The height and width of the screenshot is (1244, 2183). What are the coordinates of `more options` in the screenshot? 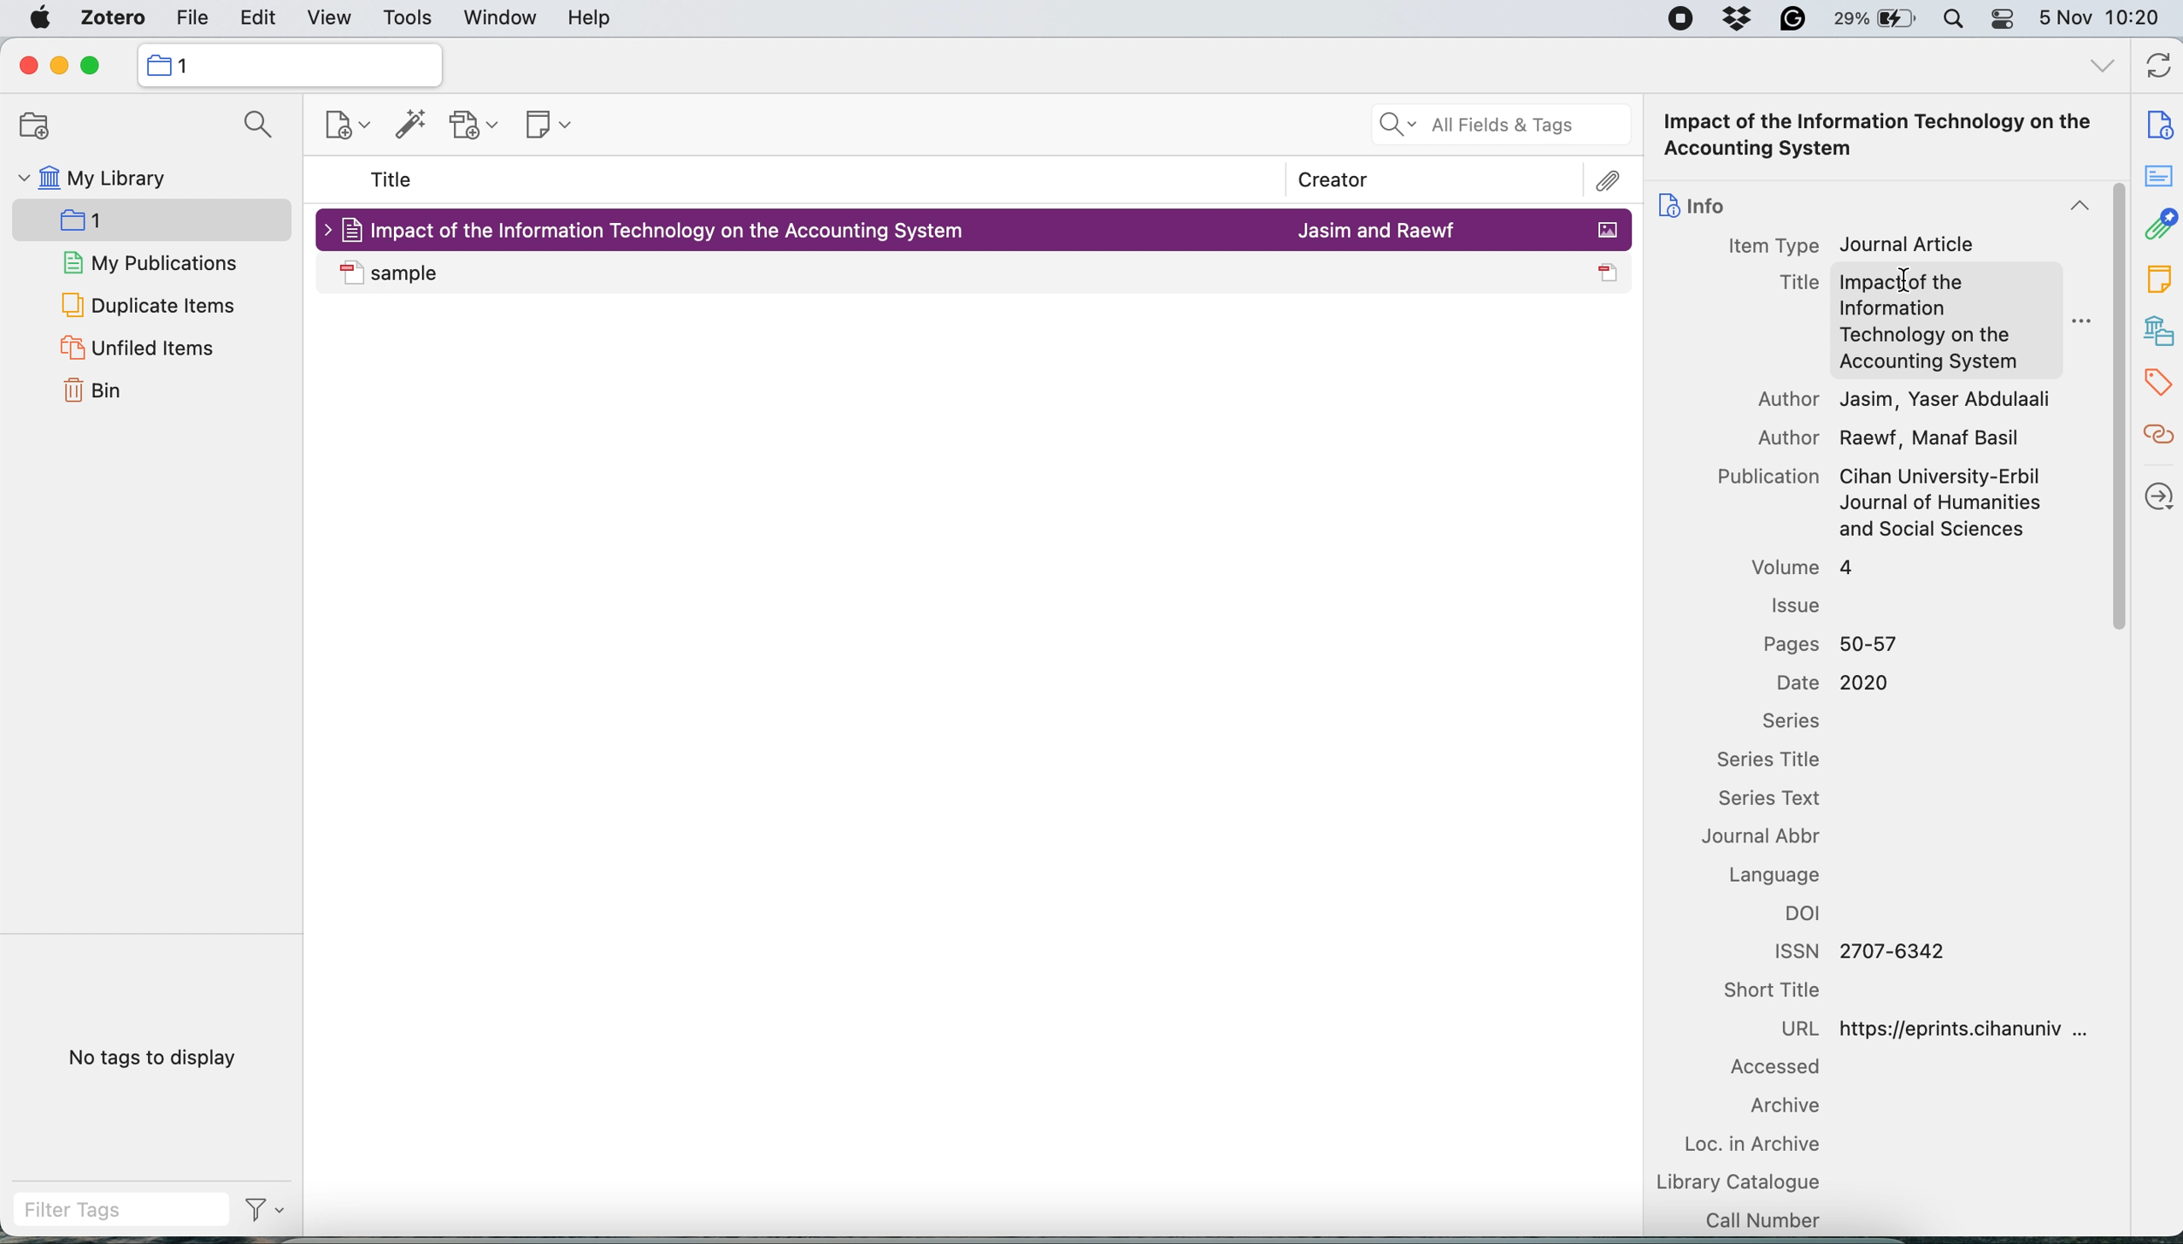 It's located at (2080, 323).